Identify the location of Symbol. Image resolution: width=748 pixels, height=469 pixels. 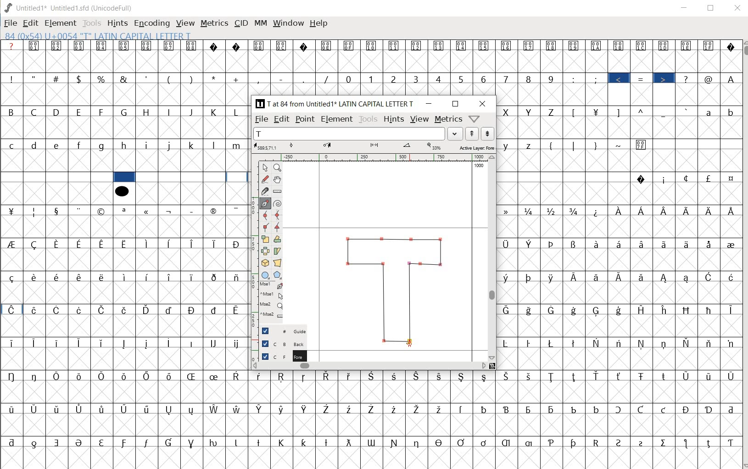
(553, 211).